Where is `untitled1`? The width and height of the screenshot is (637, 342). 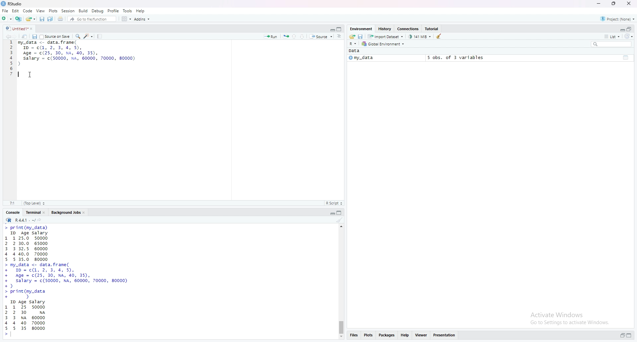
untitled1 is located at coordinates (19, 28).